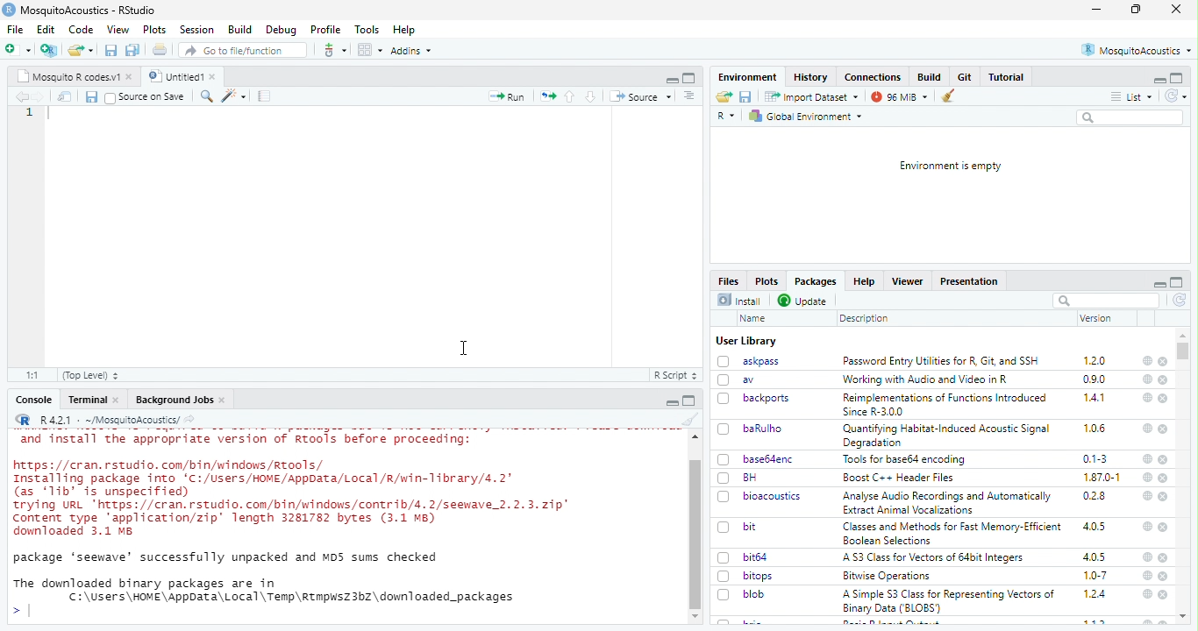 This screenshot has height=631, width=1198. I want to click on Session, so click(198, 30).